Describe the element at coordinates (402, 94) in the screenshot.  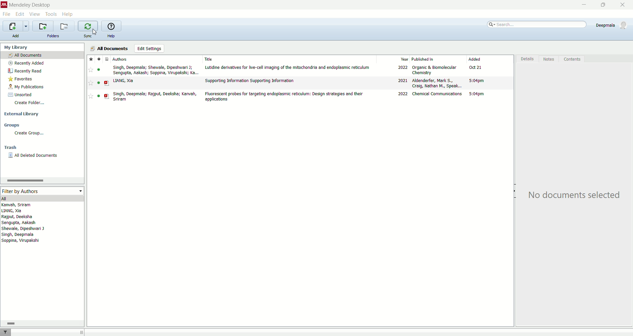
I see `2022` at that location.